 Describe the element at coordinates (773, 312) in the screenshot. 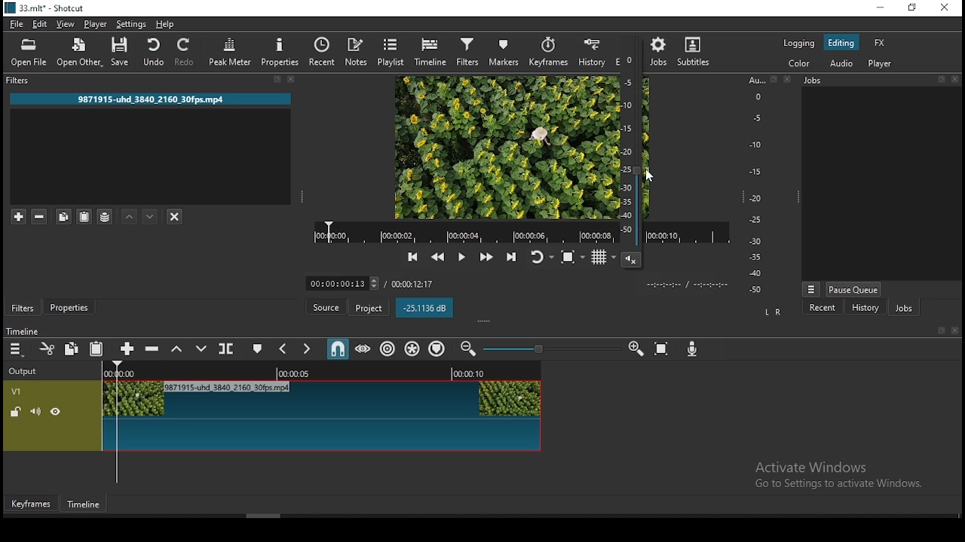

I see `L R` at that location.